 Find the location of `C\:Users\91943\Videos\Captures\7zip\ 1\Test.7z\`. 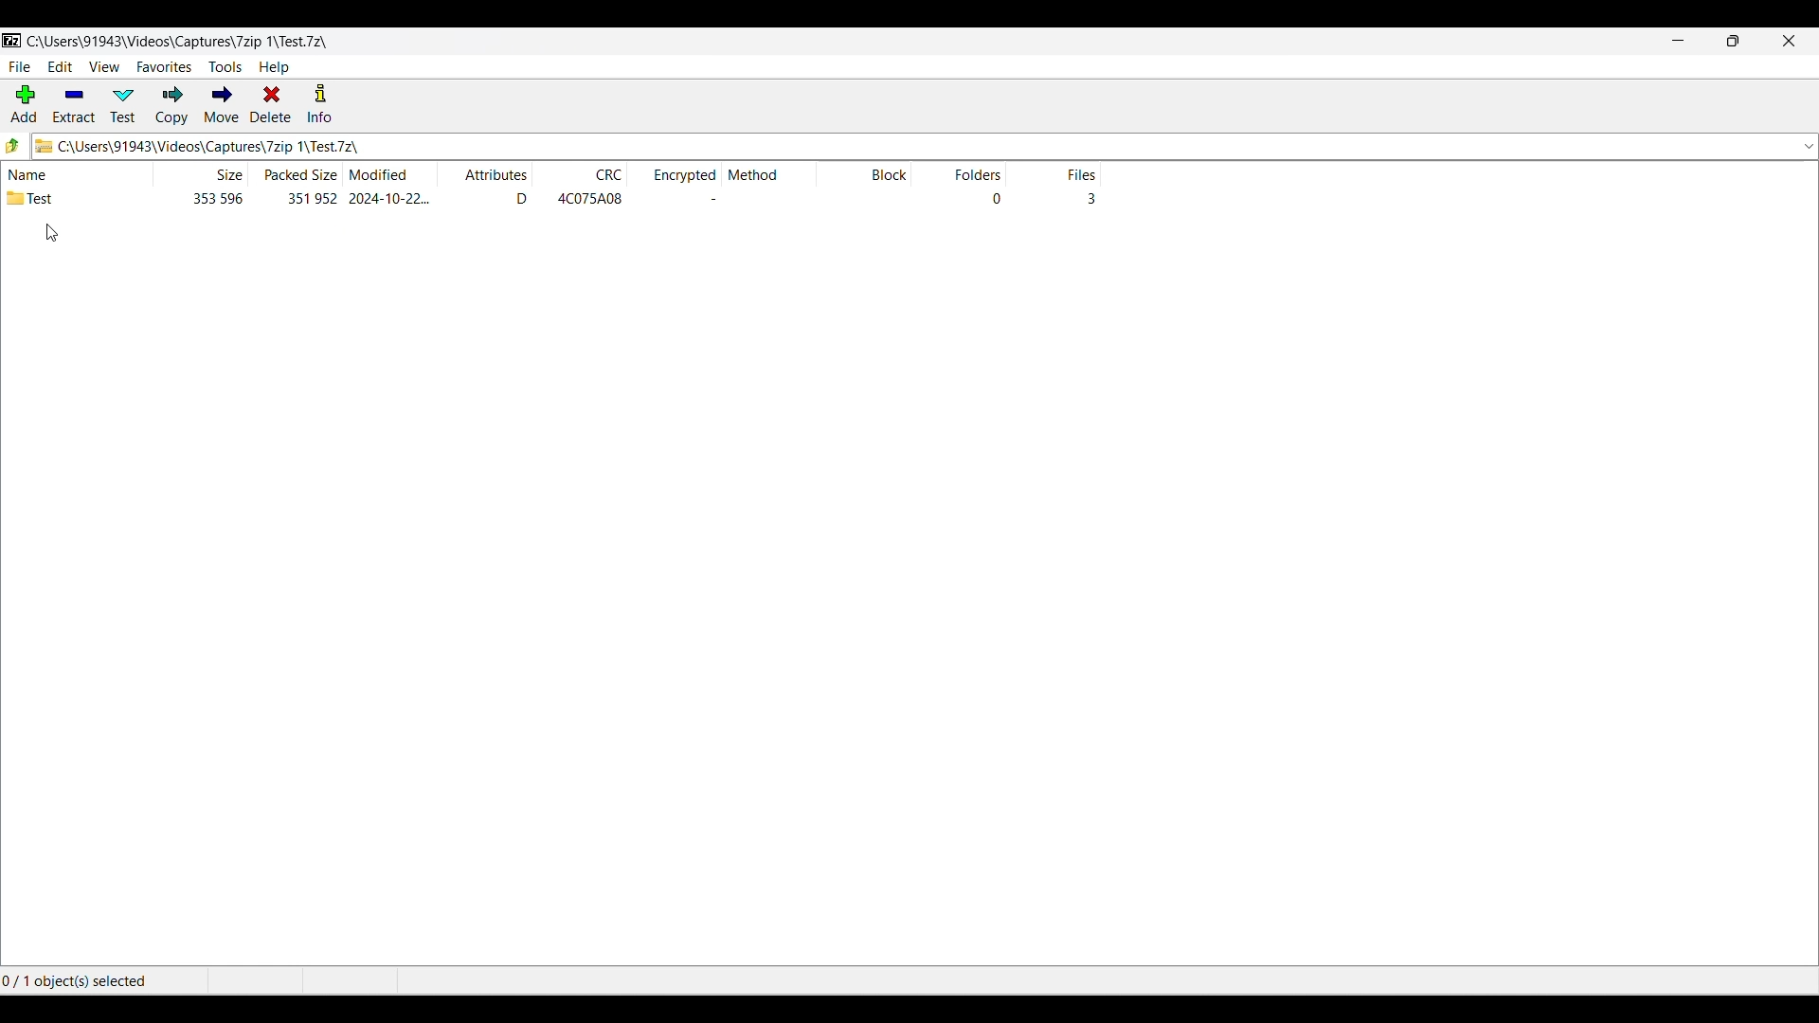

C\:Users\91943\Videos\Captures\7zip\ 1\Test.7z\ is located at coordinates (208, 146).